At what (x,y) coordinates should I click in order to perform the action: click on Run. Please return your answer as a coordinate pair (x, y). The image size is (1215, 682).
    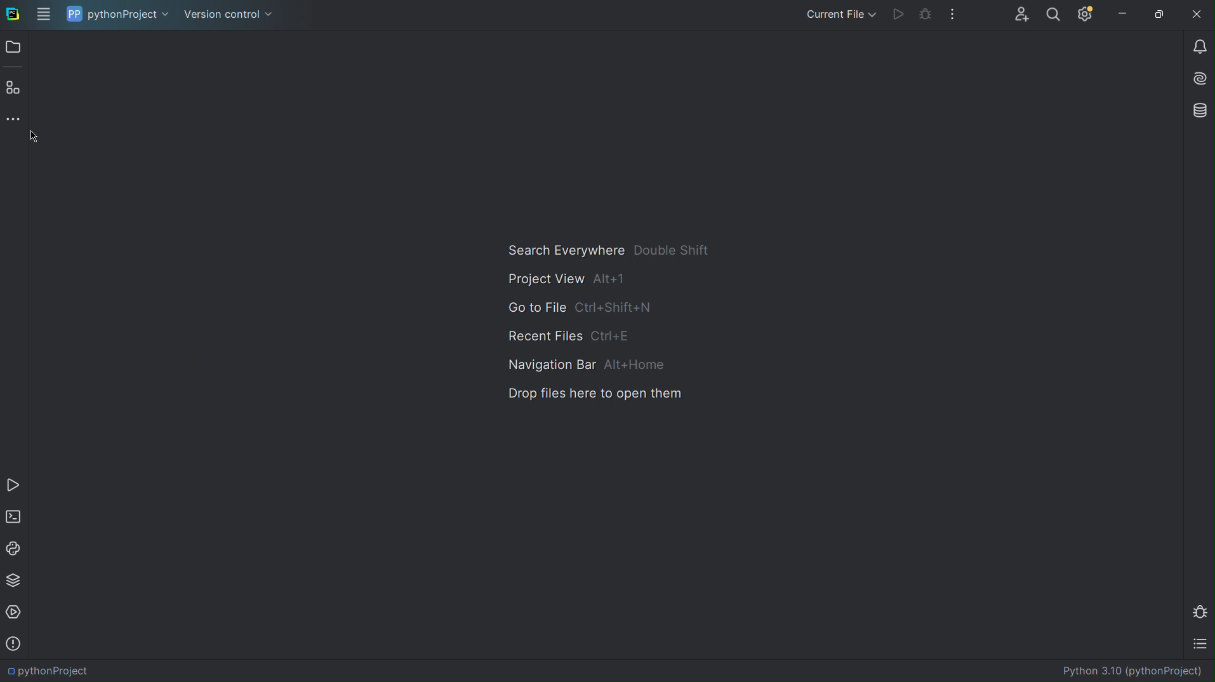
    Looking at the image, I should click on (898, 16).